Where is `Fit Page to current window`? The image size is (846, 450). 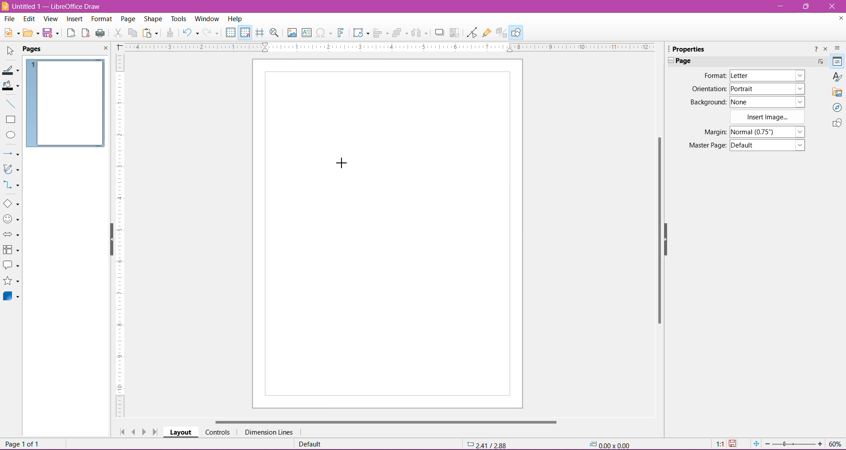 Fit Page to current window is located at coordinates (756, 444).